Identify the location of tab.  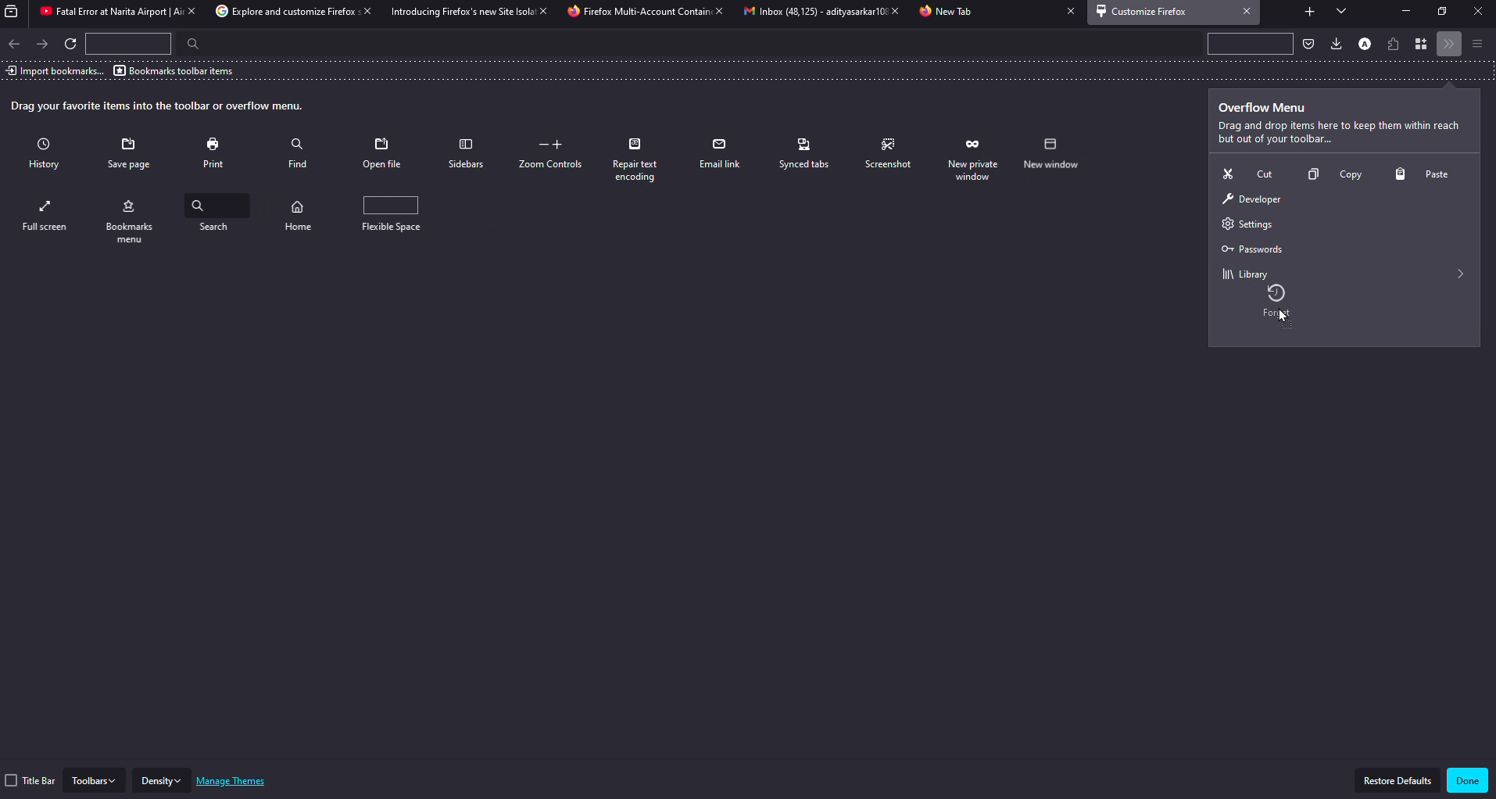
(103, 13).